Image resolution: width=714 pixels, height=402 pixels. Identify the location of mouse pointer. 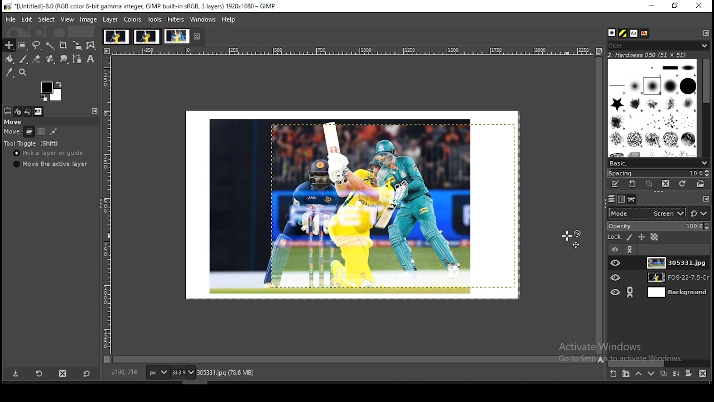
(571, 239).